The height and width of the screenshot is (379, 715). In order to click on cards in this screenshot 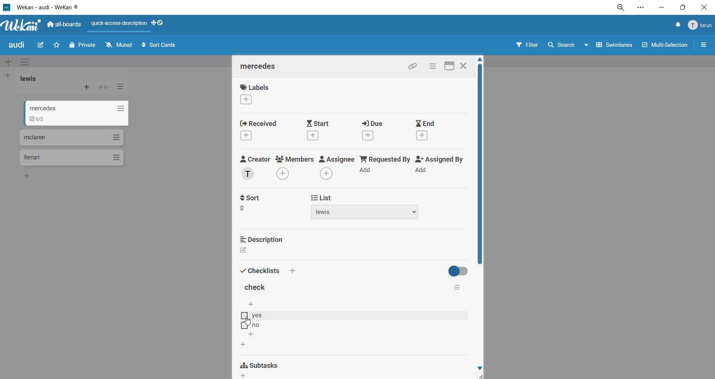, I will do `click(71, 158)`.